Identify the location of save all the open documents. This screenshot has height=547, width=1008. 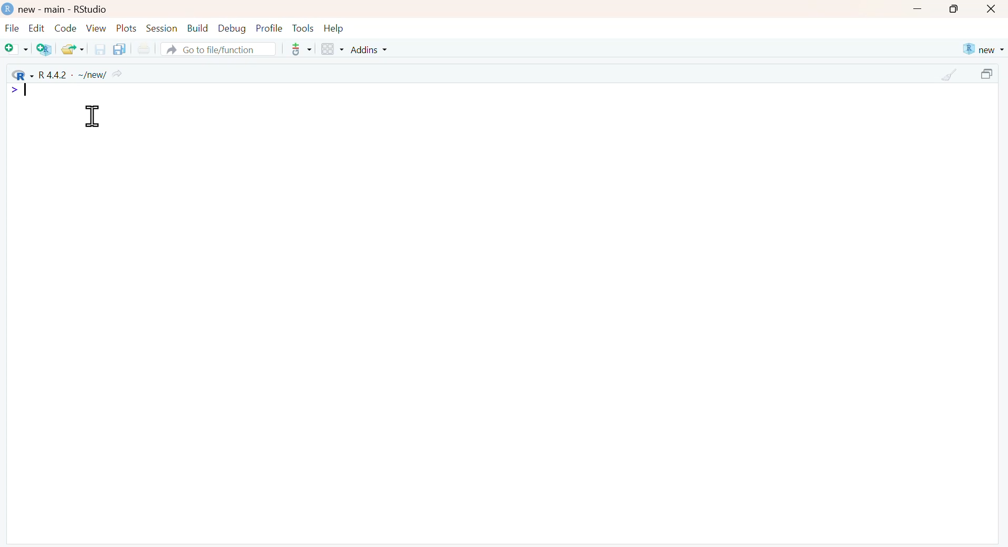
(119, 48).